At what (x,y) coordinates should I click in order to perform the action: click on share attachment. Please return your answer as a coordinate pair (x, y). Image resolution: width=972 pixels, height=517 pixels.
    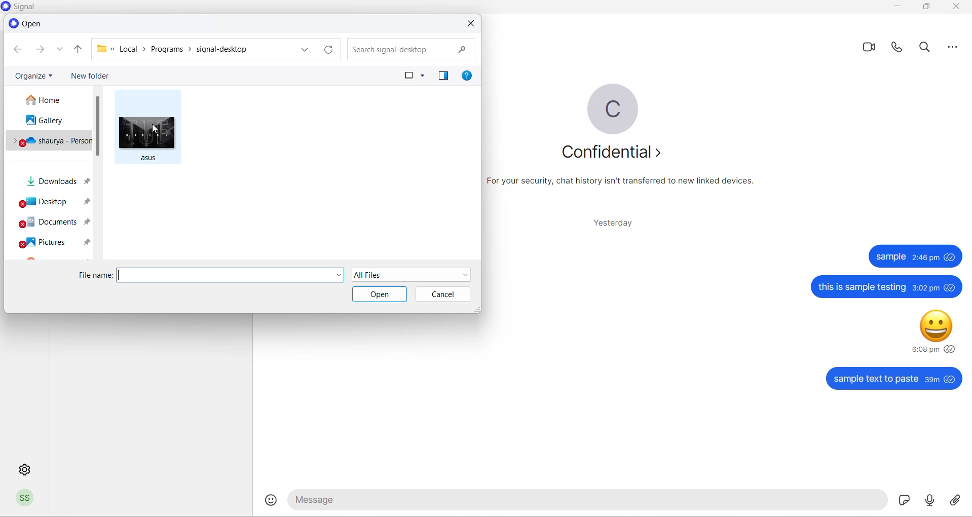
    Looking at the image, I should click on (956, 500).